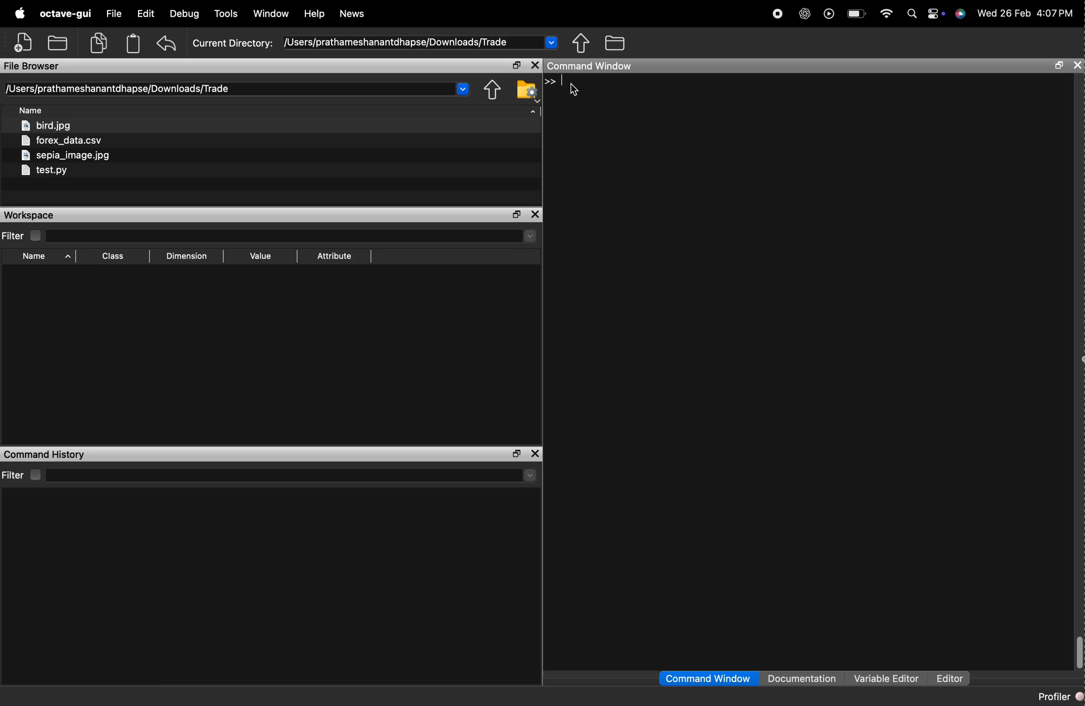 The width and height of the screenshot is (1085, 706). I want to click on Dimension, so click(189, 254).